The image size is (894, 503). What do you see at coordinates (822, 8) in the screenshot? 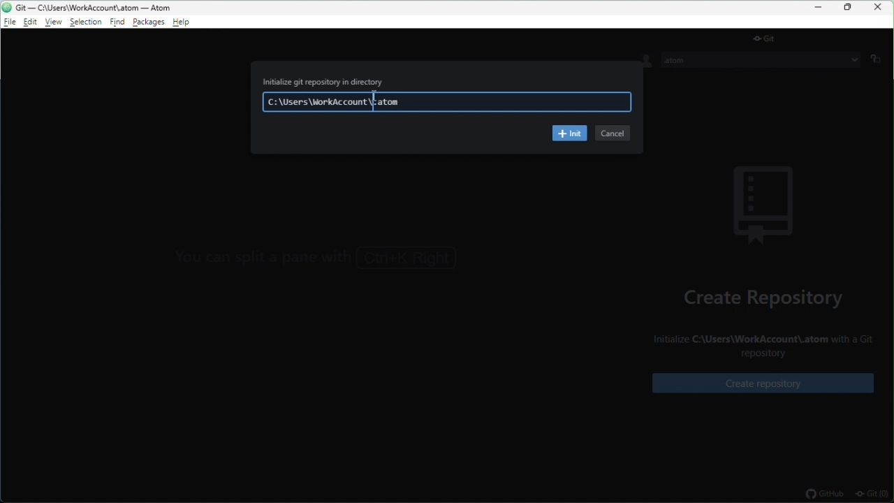
I see `minimize` at bounding box center [822, 8].